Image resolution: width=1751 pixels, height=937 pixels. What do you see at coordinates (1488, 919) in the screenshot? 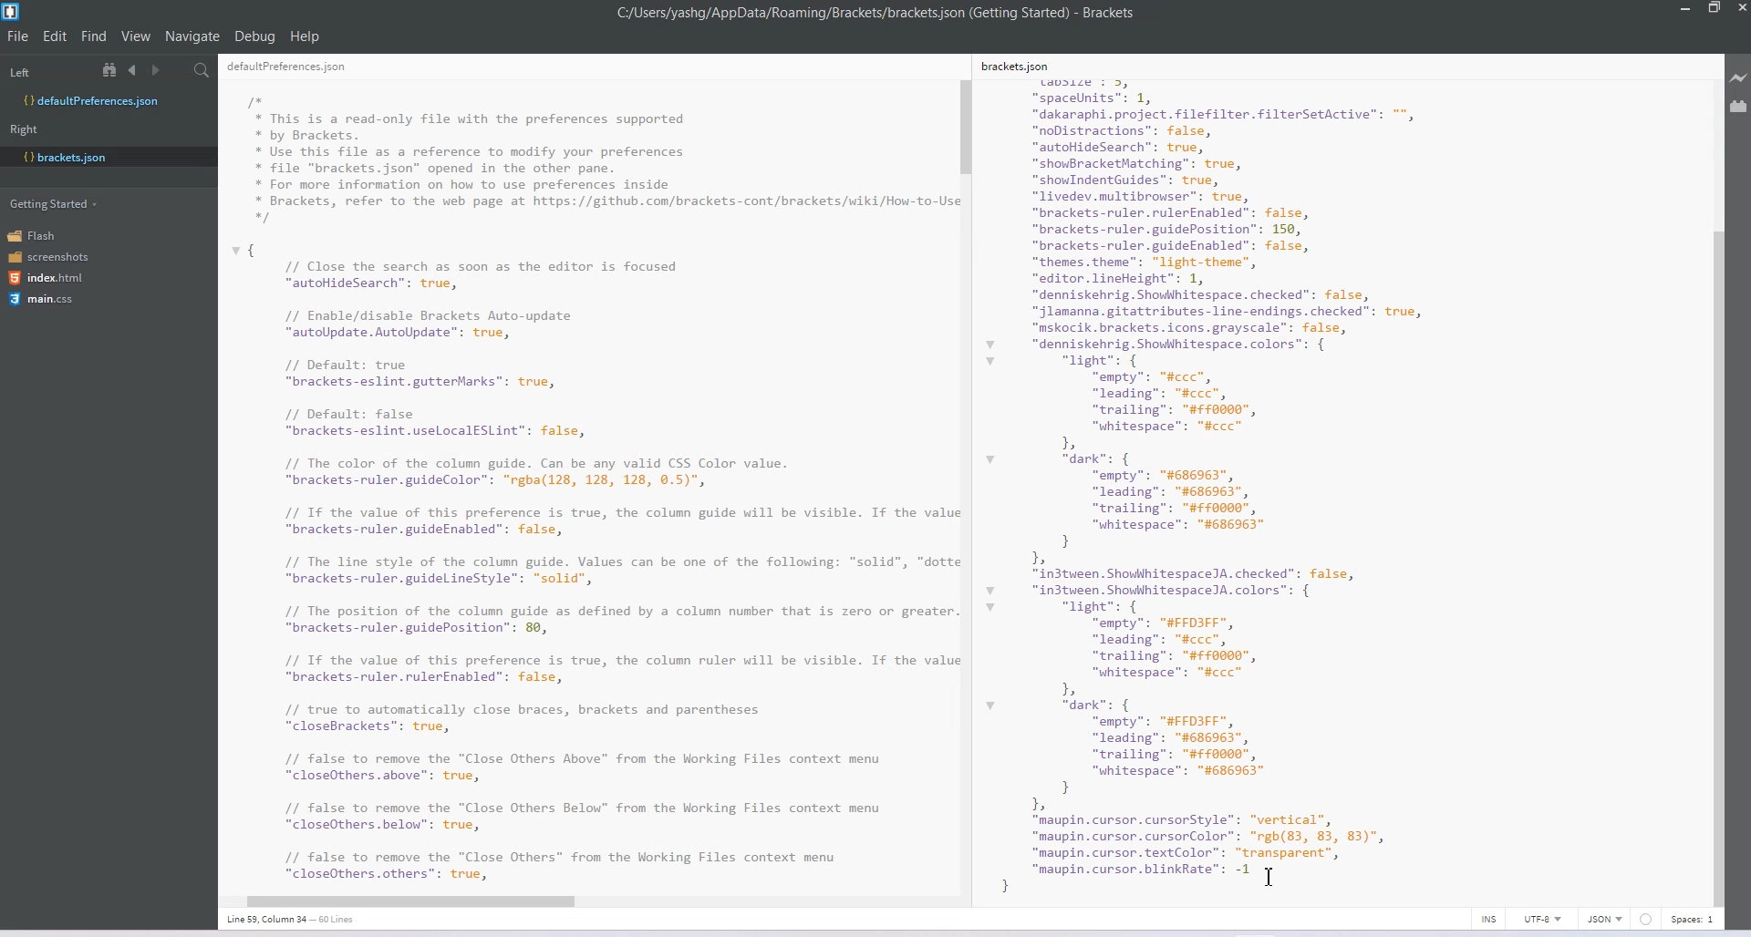
I see `INS` at bounding box center [1488, 919].